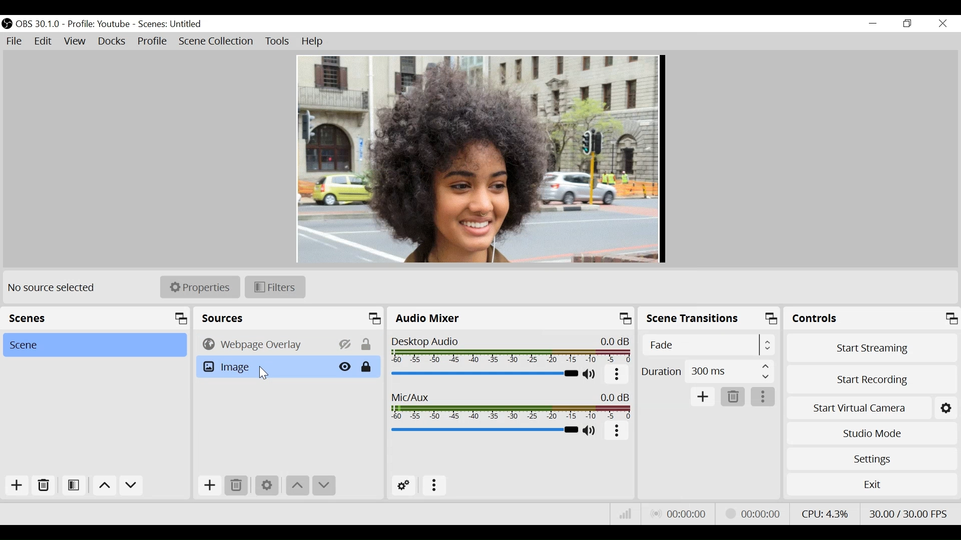 The image size is (961, 540). Describe the element at coordinates (680, 513) in the screenshot. I see `Live Status` at that location.